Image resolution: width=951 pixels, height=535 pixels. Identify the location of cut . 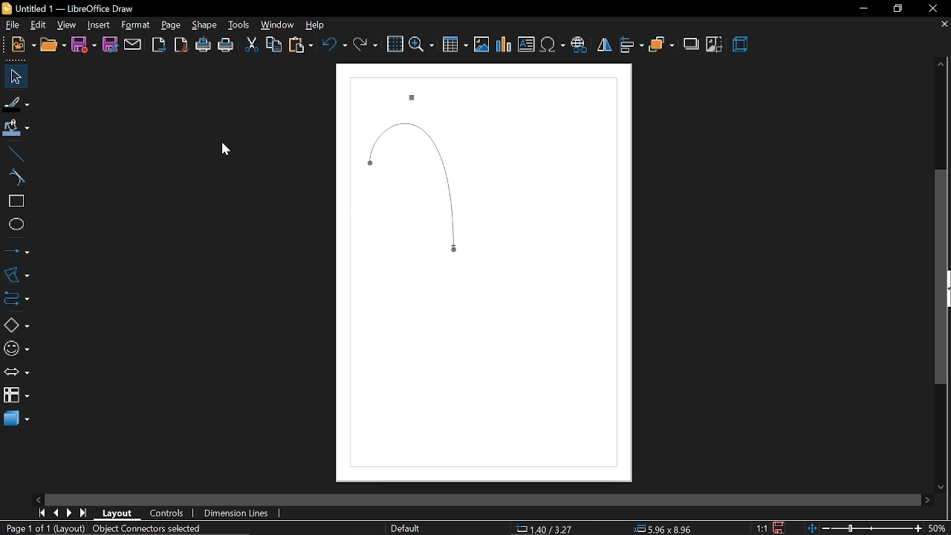
(250, 46).